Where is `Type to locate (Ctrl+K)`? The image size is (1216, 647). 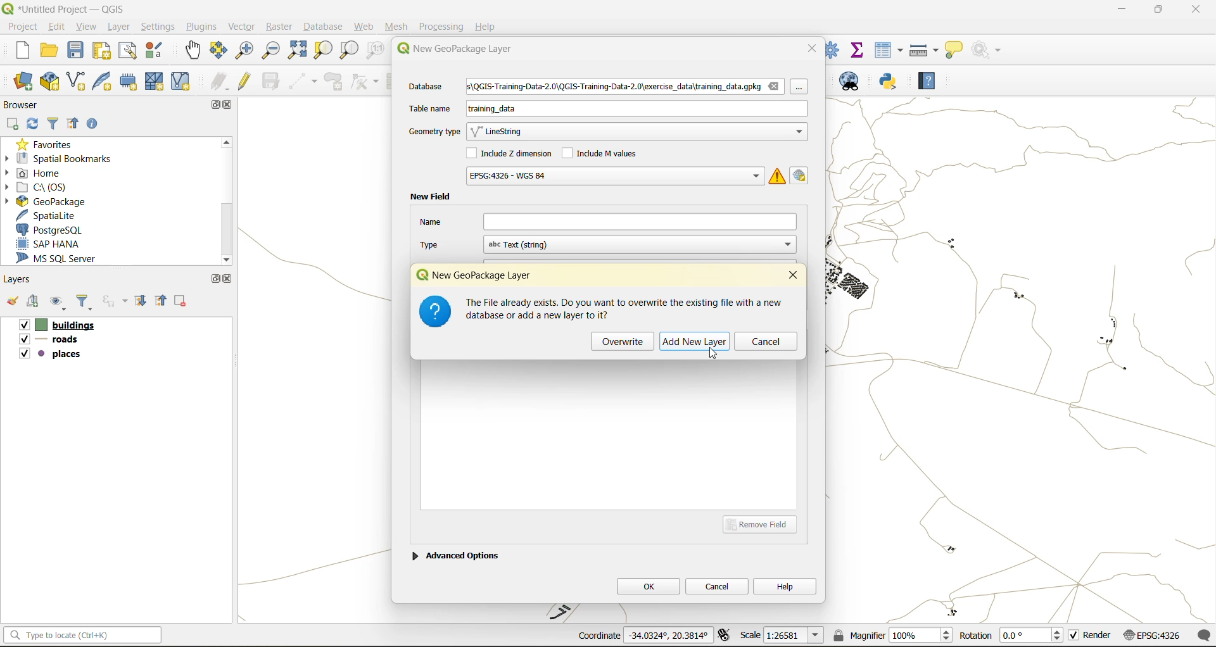
Type to locate (Ctrl+K) is located at coordinates (82, 630).